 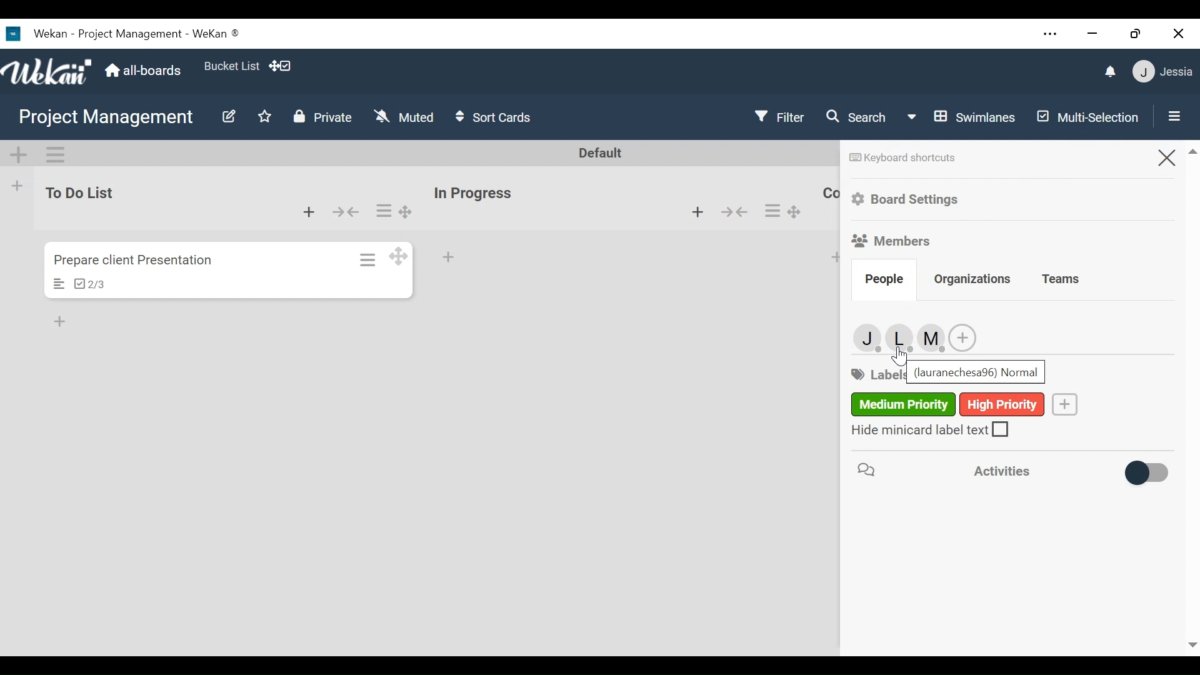 I want to click on Labels, so click(x=948, y=404).